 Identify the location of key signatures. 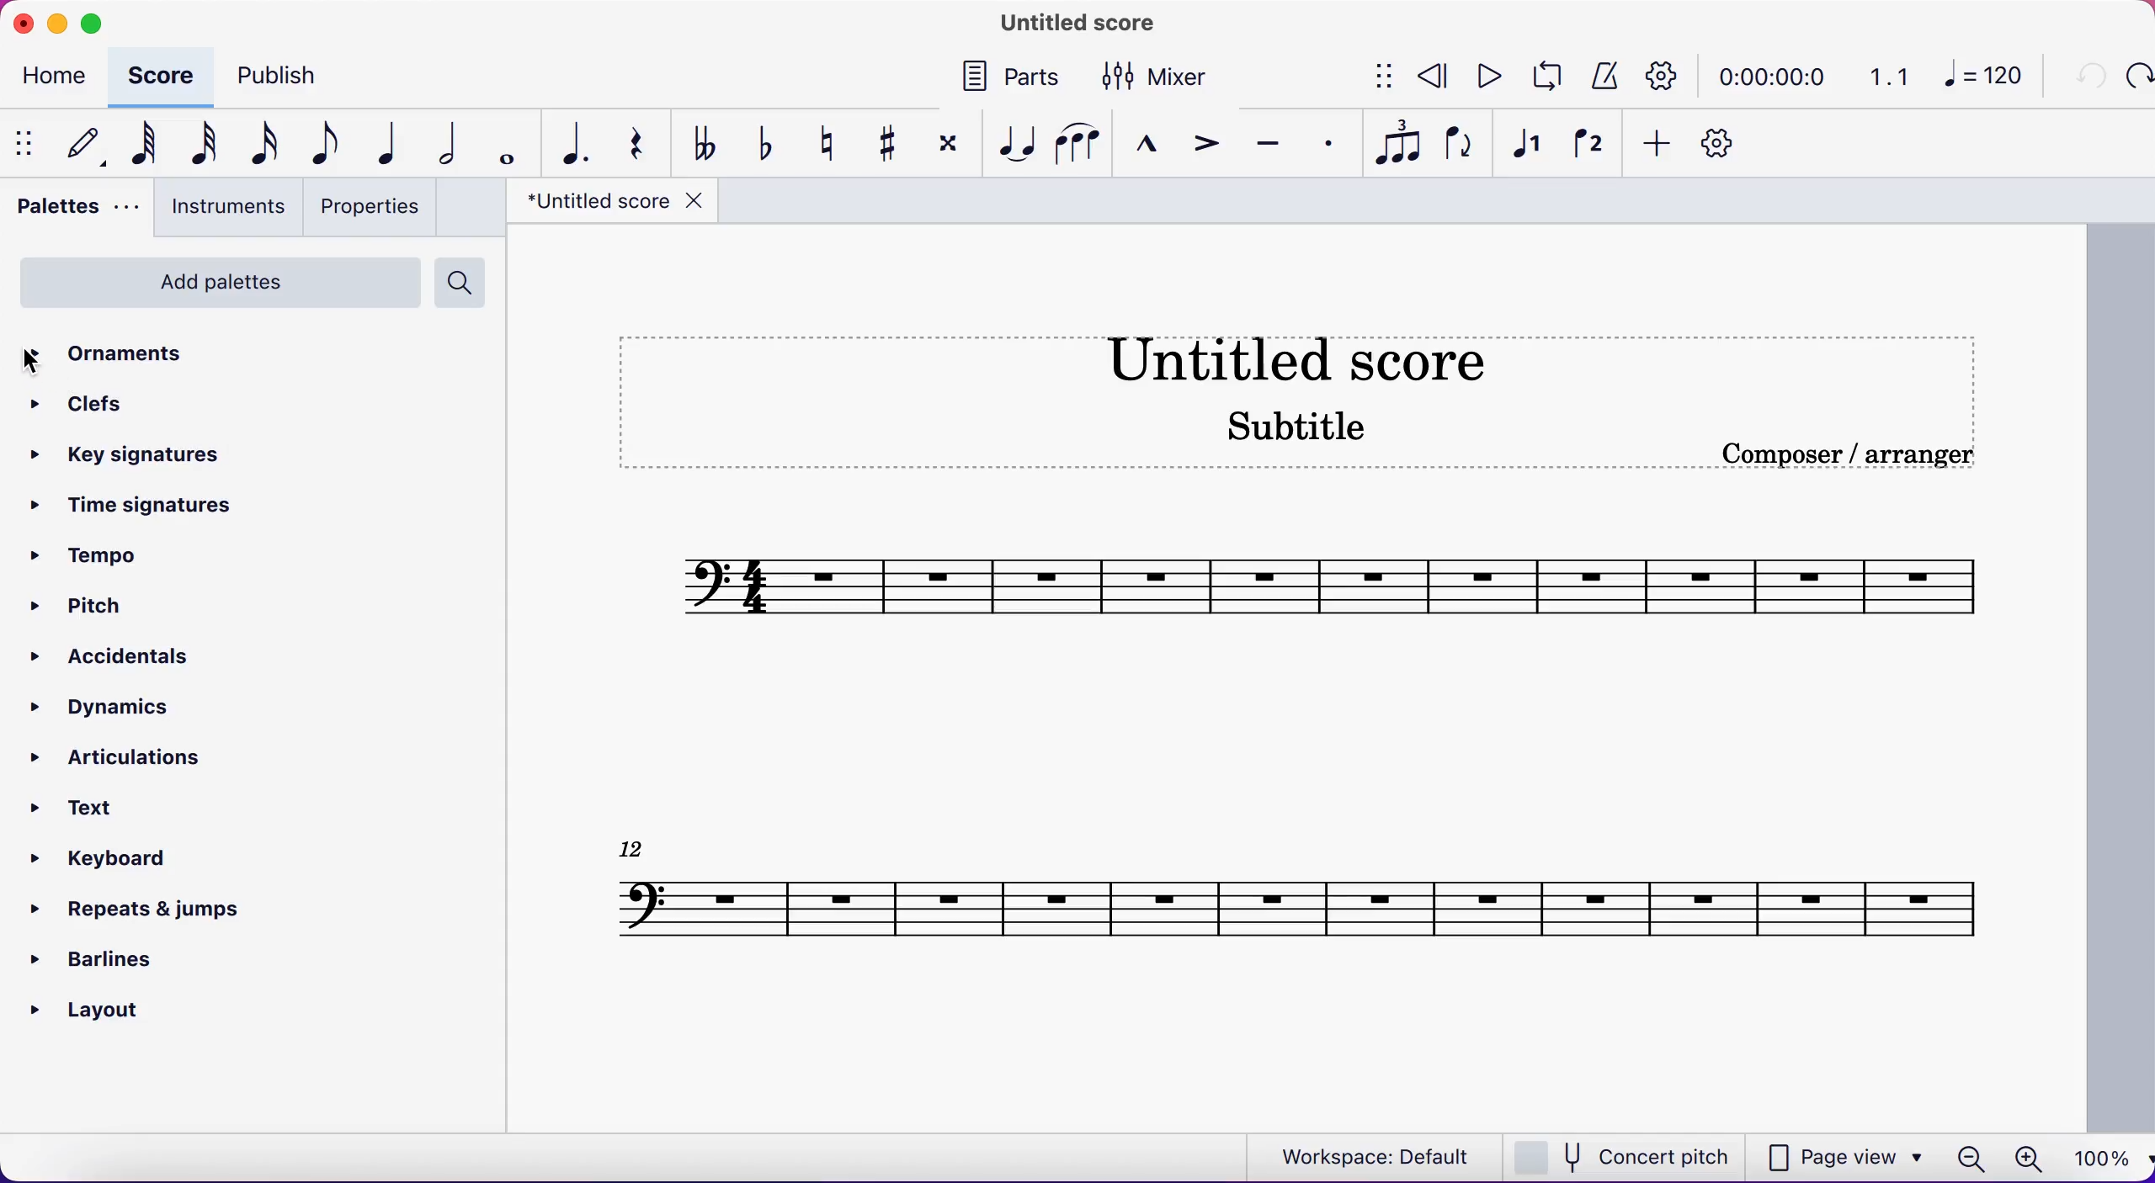
(128, 454).